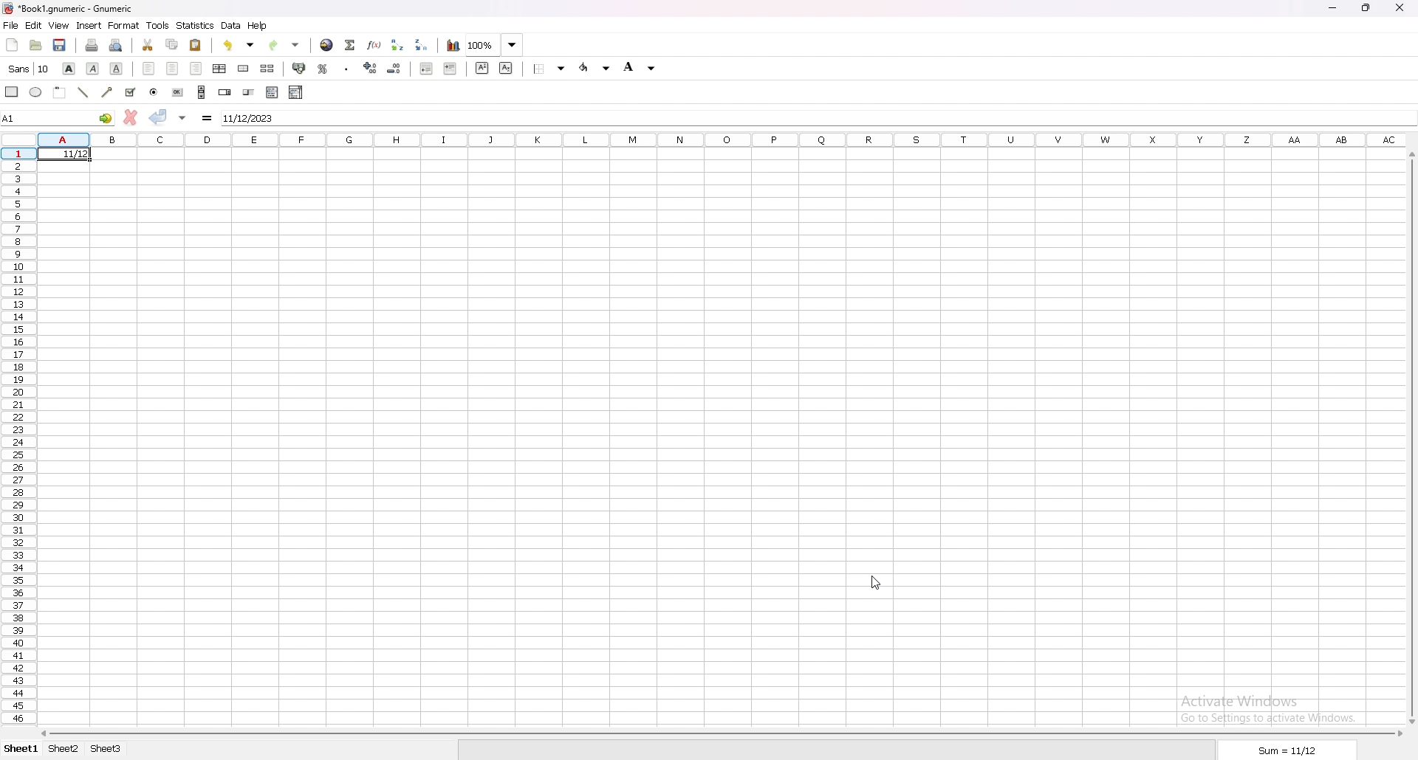  I want to click on background, so click(639, 68).